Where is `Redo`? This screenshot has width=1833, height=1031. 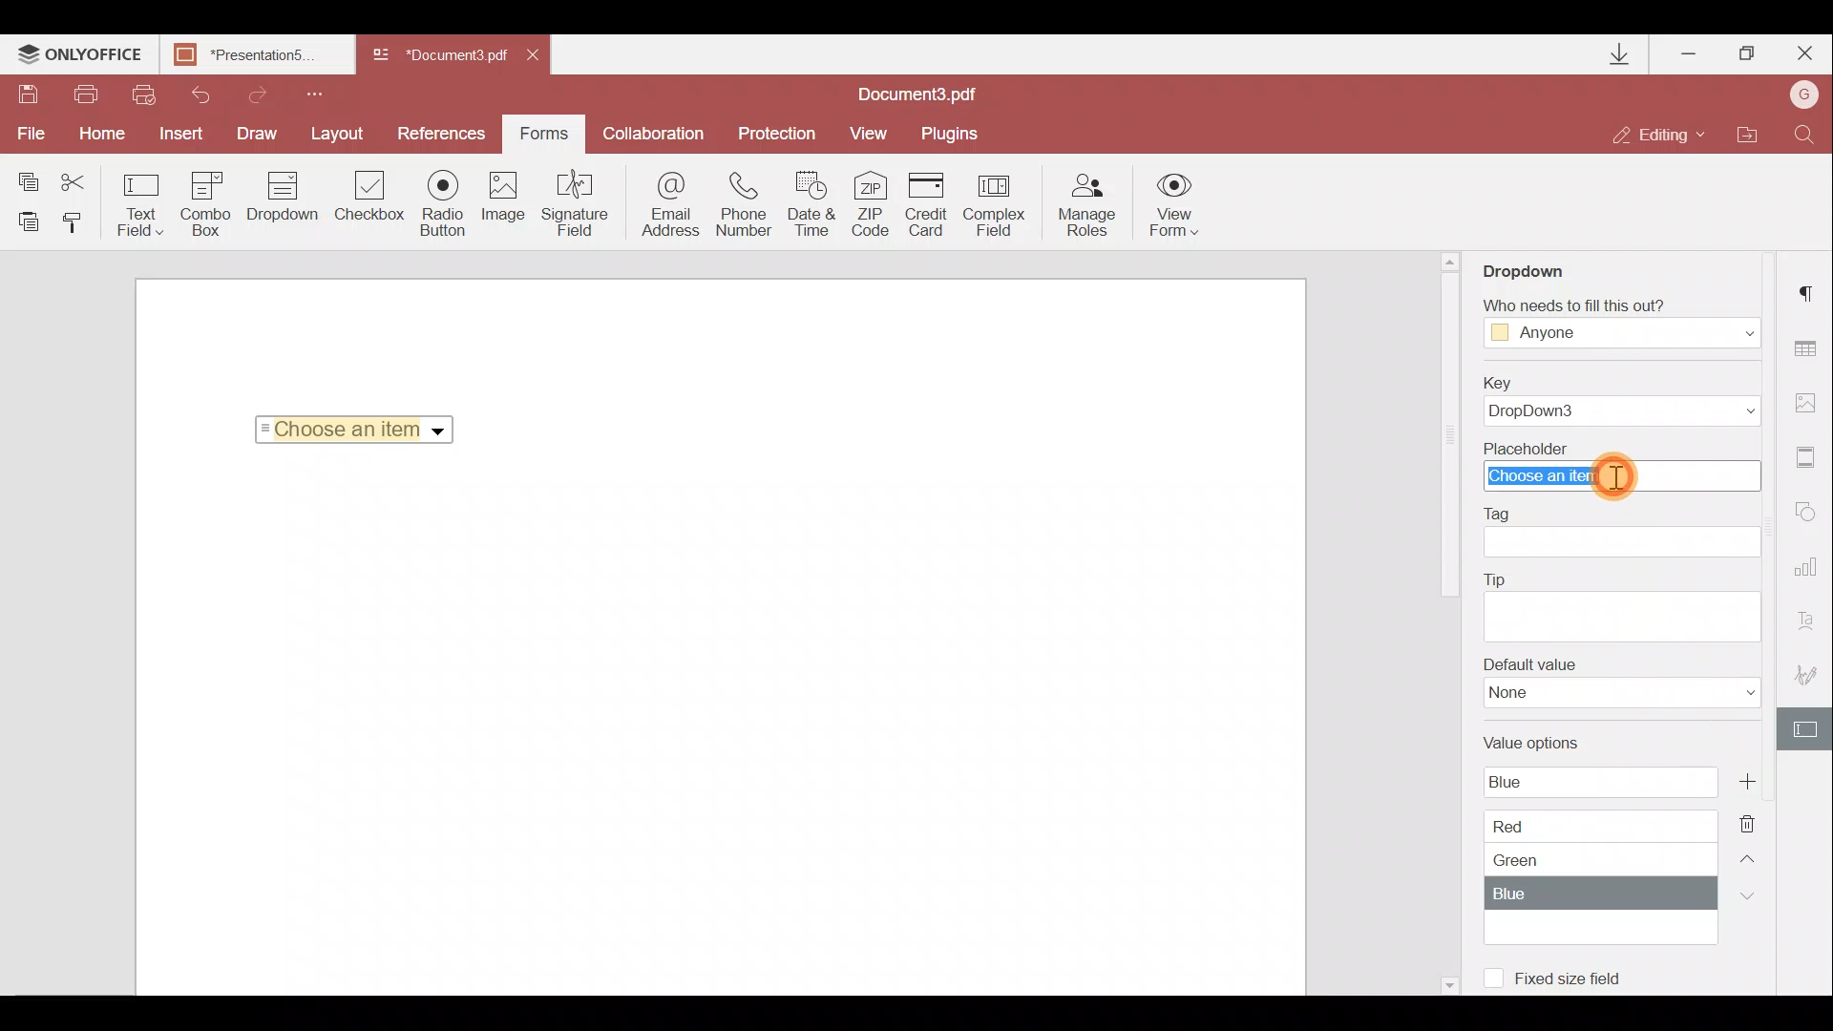 Redo is located at coordinates (259, 93).